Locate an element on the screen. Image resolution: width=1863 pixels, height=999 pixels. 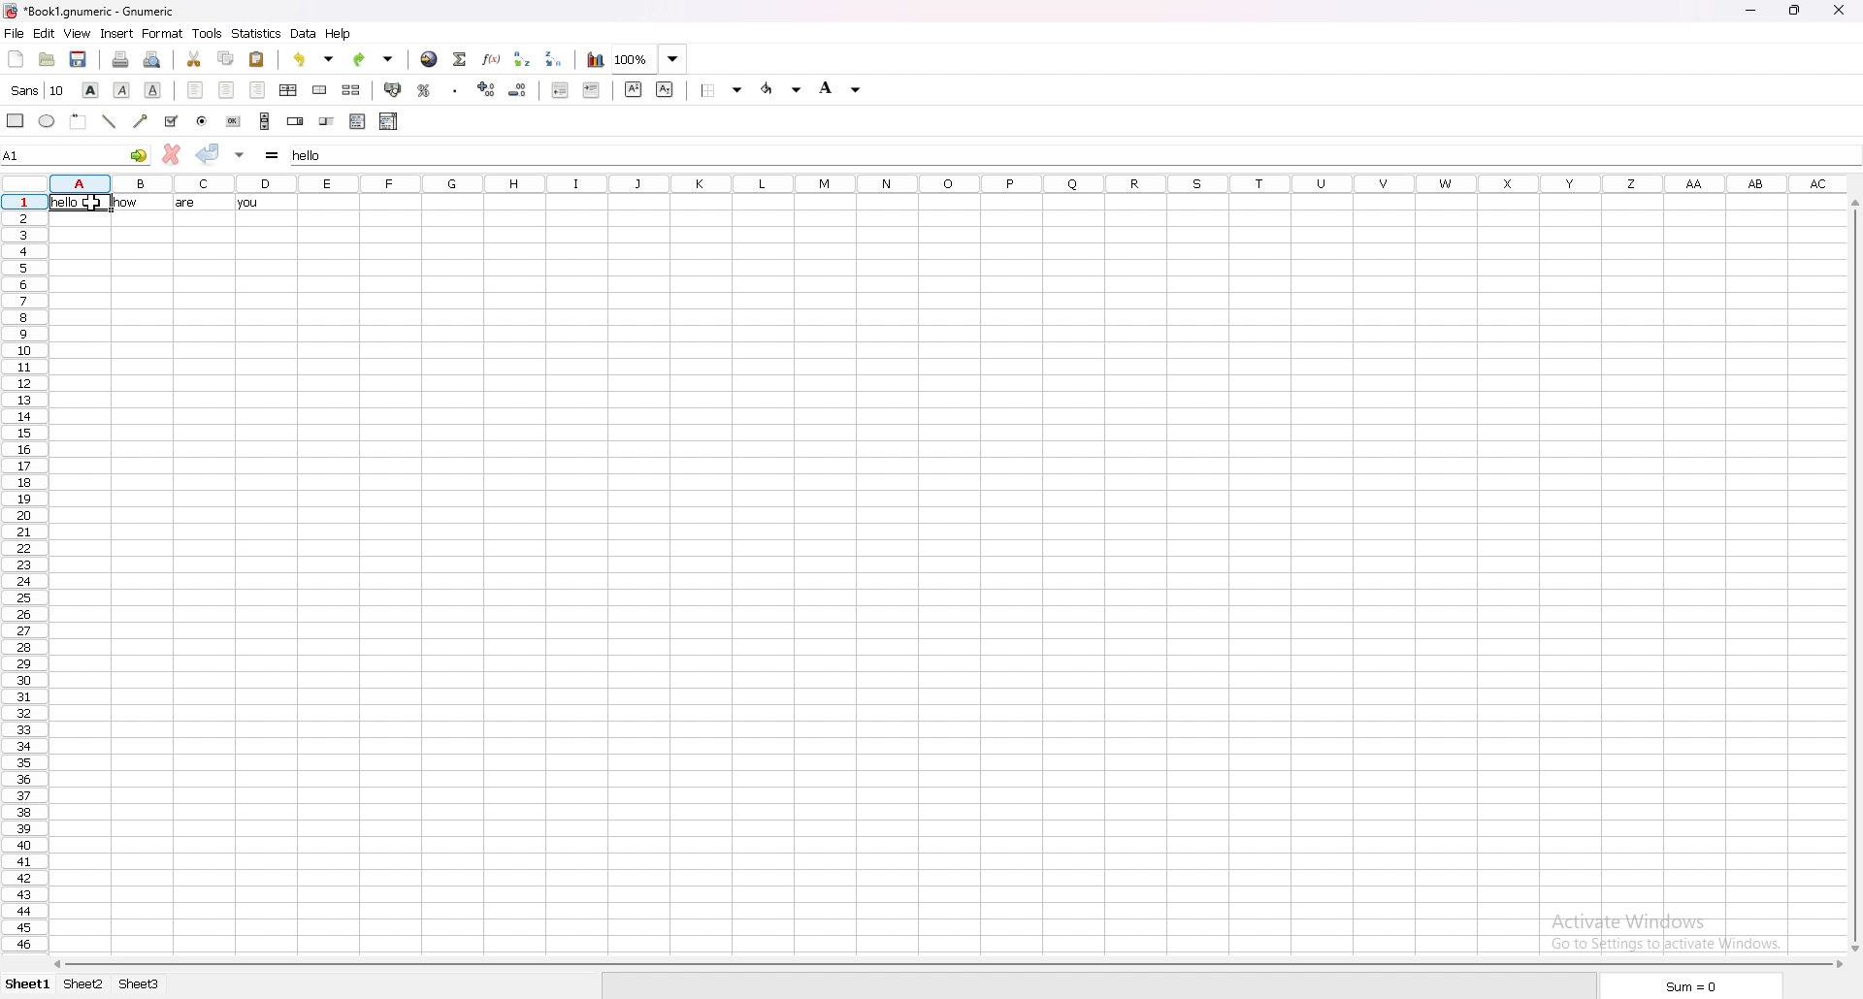
list is located at coordinates (357, 122).